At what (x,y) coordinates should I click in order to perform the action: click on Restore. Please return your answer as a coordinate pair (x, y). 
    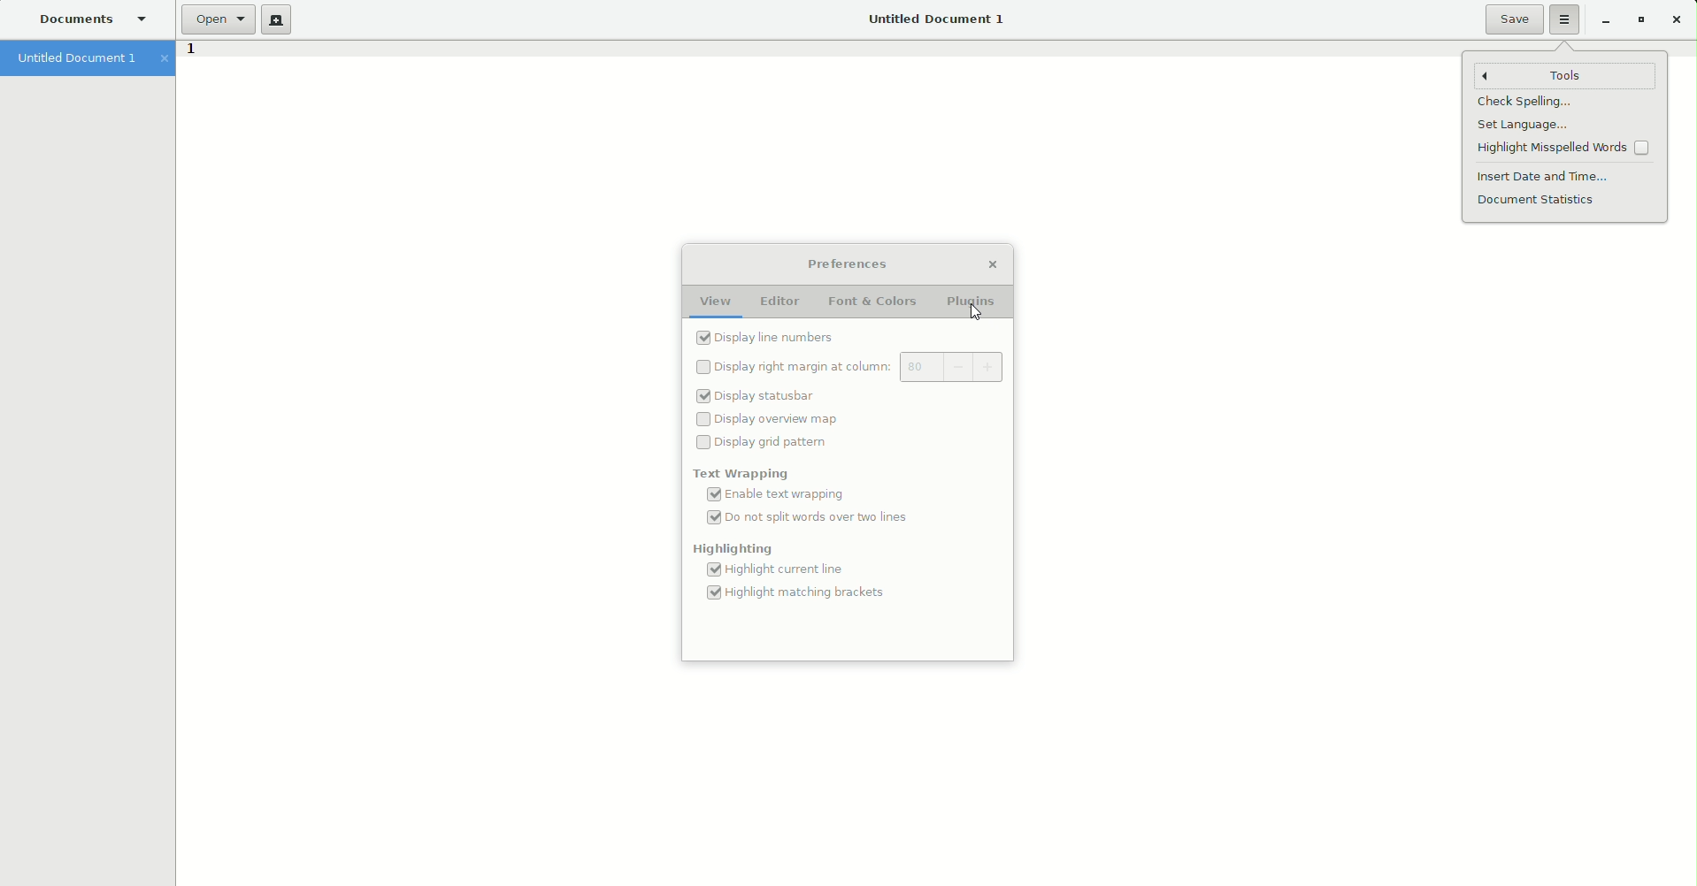
    Looking at the image, I should click on (1601, 22).